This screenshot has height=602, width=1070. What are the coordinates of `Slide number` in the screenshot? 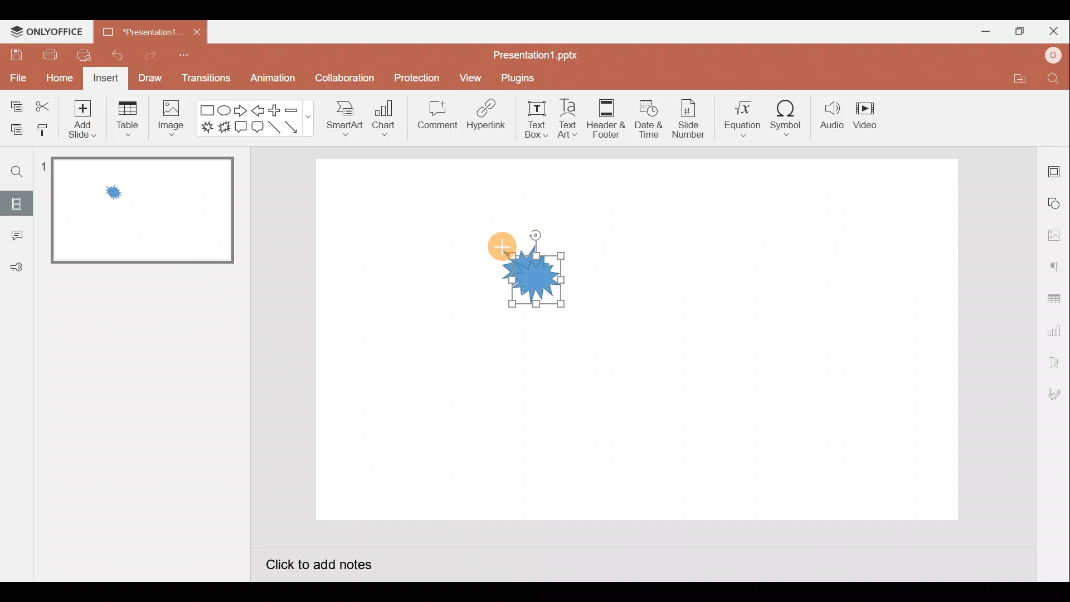 It's located at (689, 119).